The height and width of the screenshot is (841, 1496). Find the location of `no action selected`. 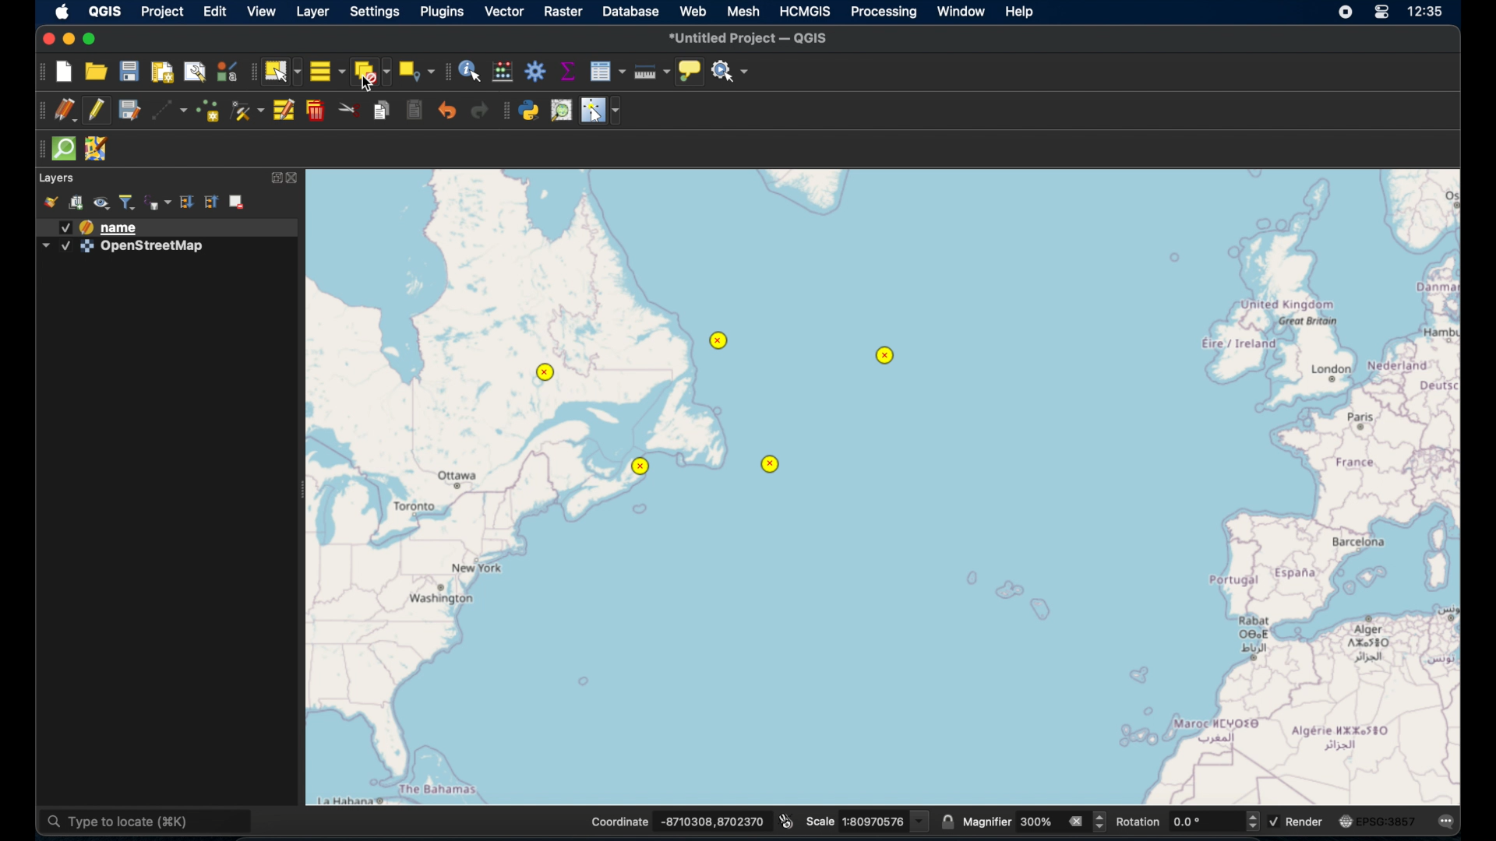

no action selected is located at coordinates (730, 72).